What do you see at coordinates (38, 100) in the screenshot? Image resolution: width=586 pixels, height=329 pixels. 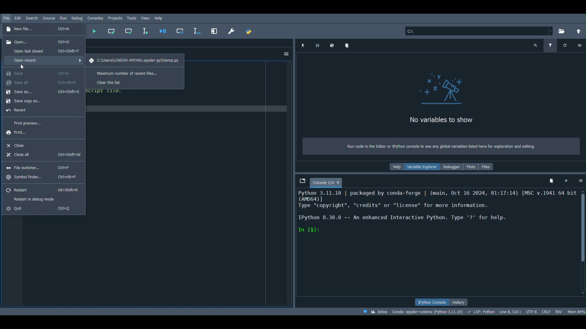 I see `Save copy as` at bounding box center [38, 100].